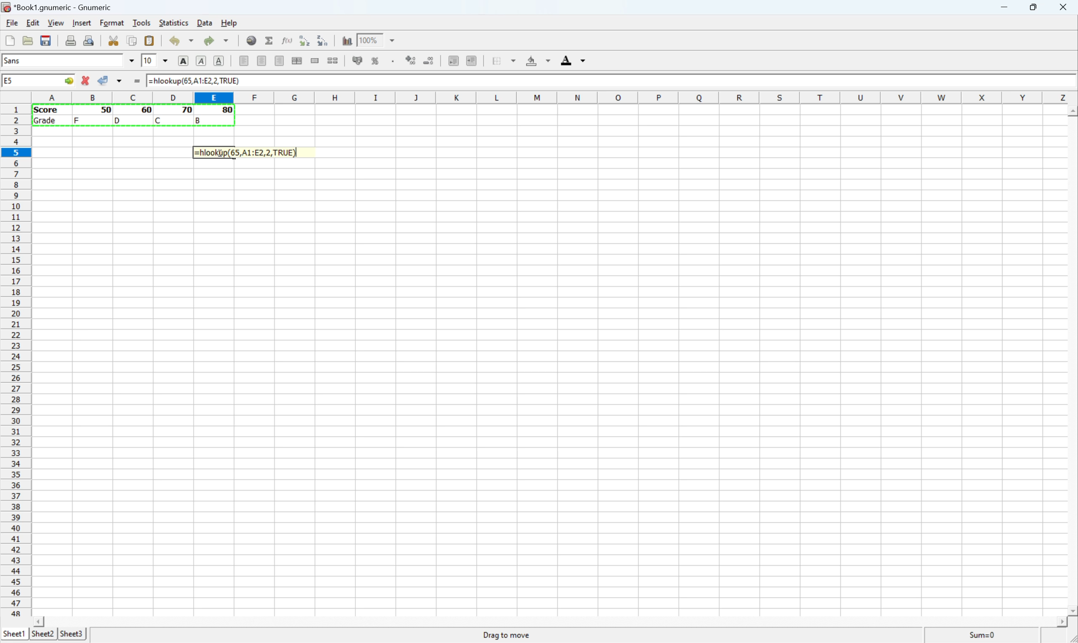 This screenshot has width=1078, height=643. I want to click on D, so click(119, 120).